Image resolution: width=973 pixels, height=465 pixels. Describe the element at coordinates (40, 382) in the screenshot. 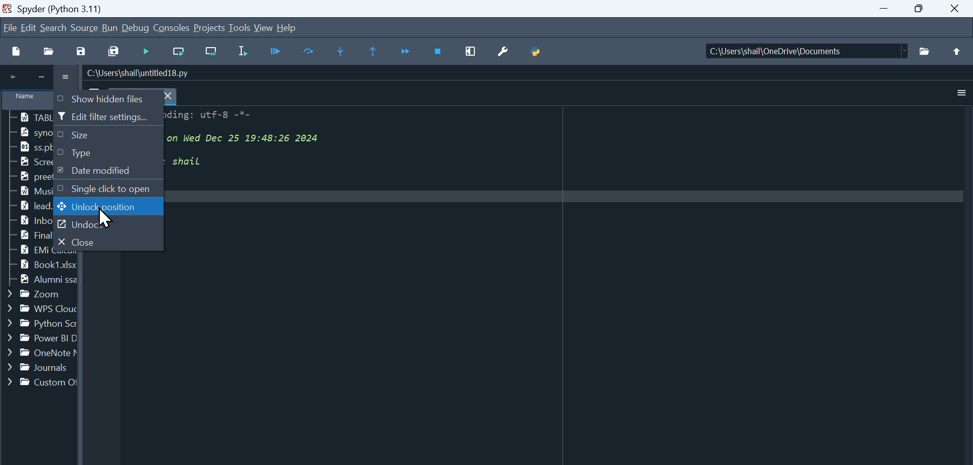

I see `Custom Of` at that location.